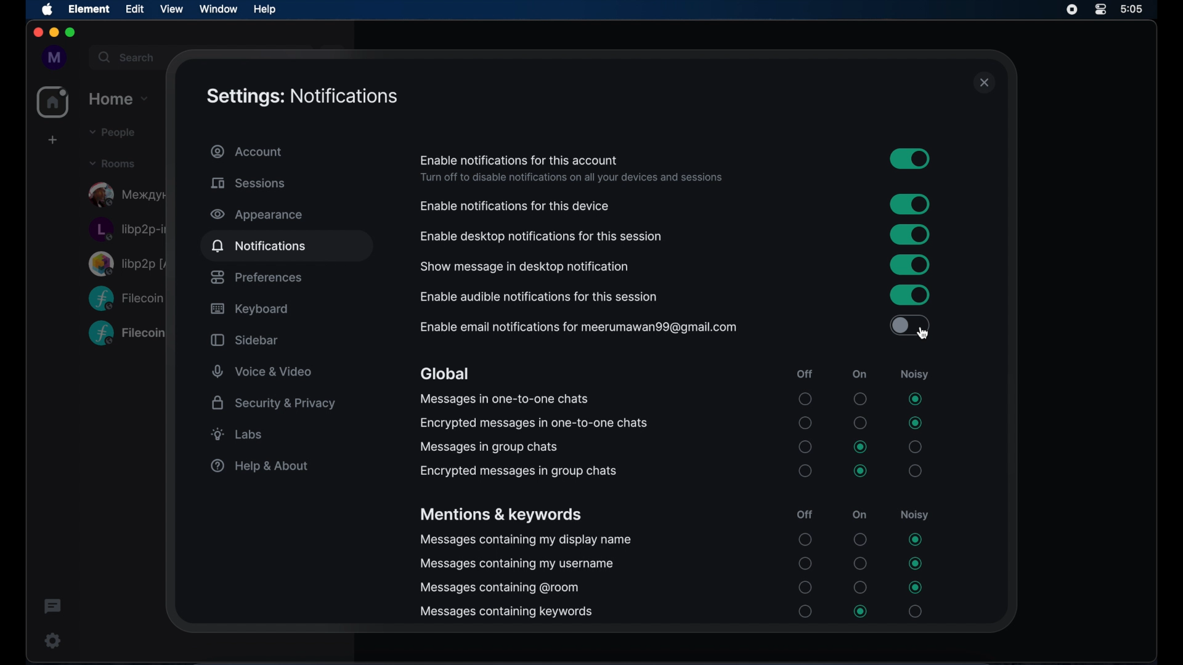 The image size is (1183, 665). What do you see at coordinates (89, 9) in the screenshot?
I see `element` at bounding box center [89, 9].